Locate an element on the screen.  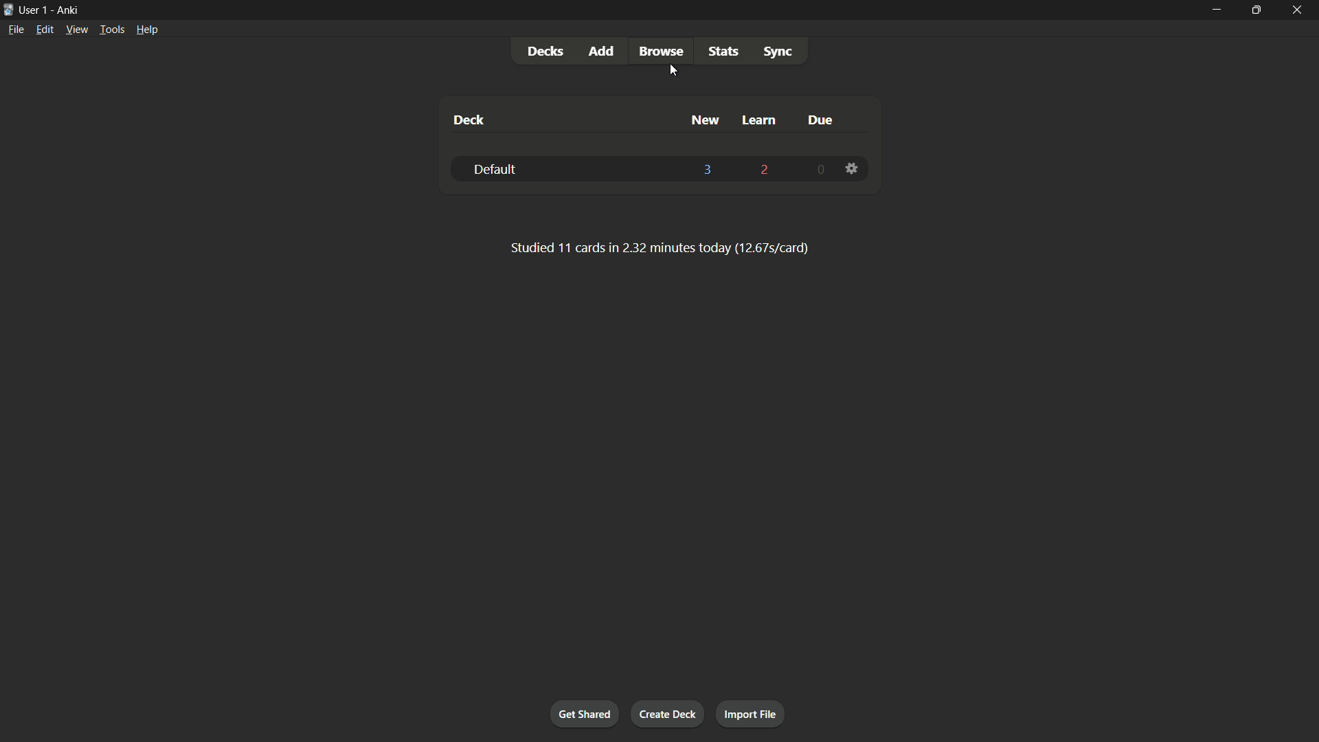
learn is located at coordinates (760, 120).